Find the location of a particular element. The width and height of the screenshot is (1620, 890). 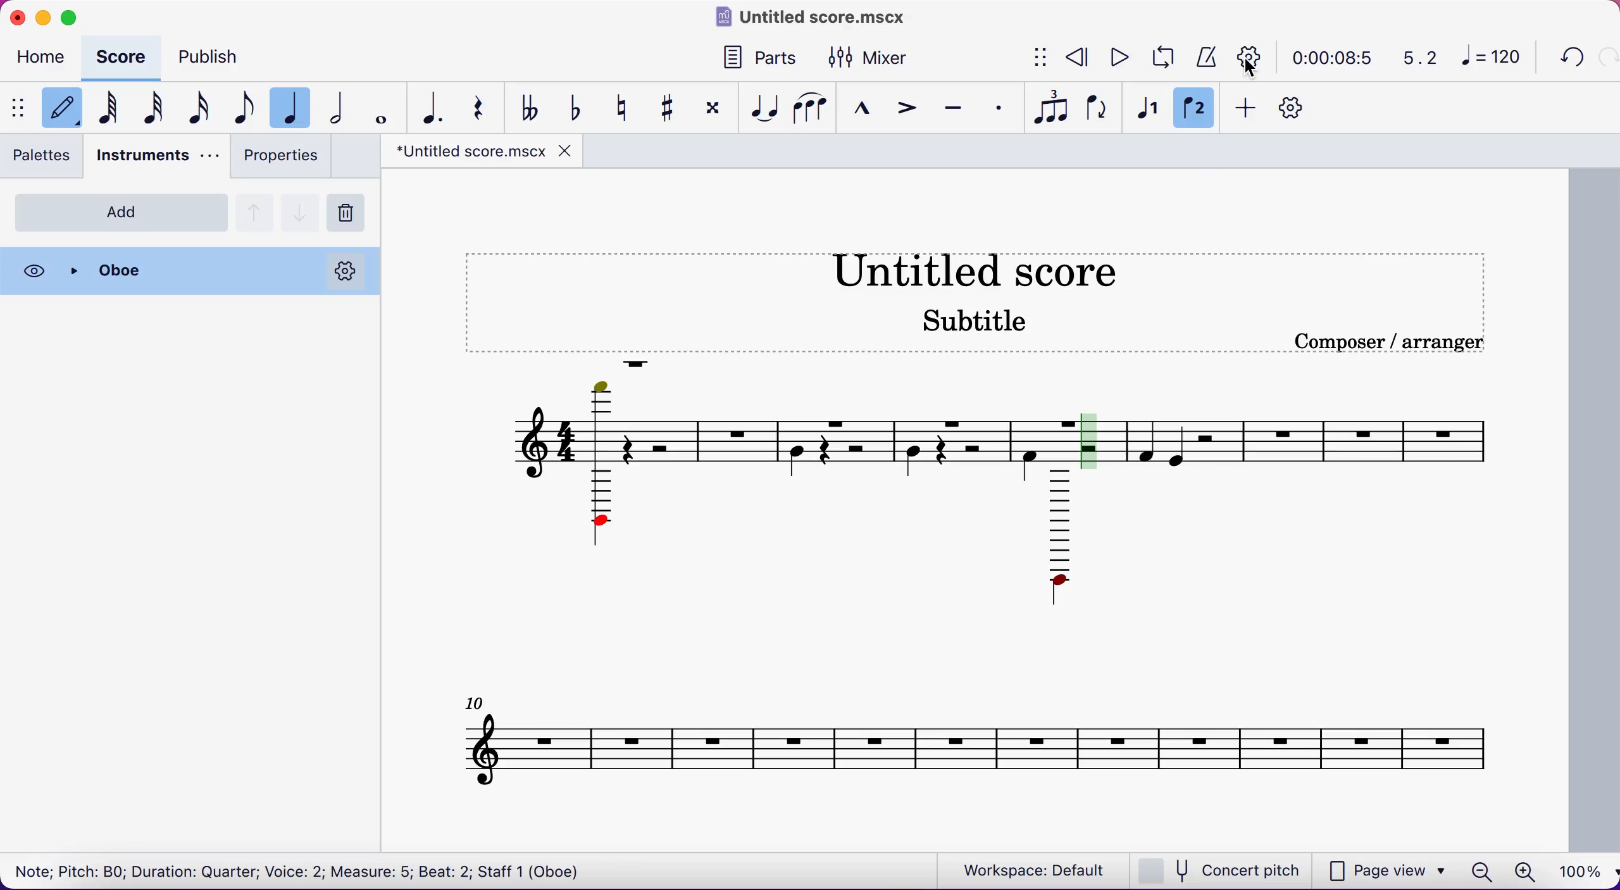

redo is located at coordinates (1606, 57).